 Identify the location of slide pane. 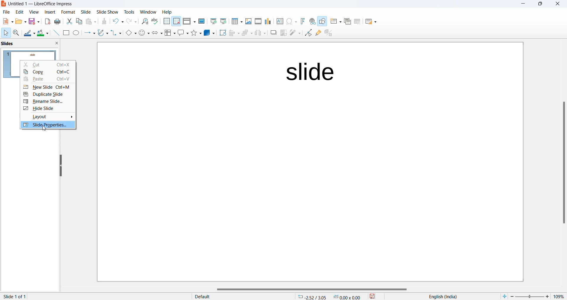
(30, 44).